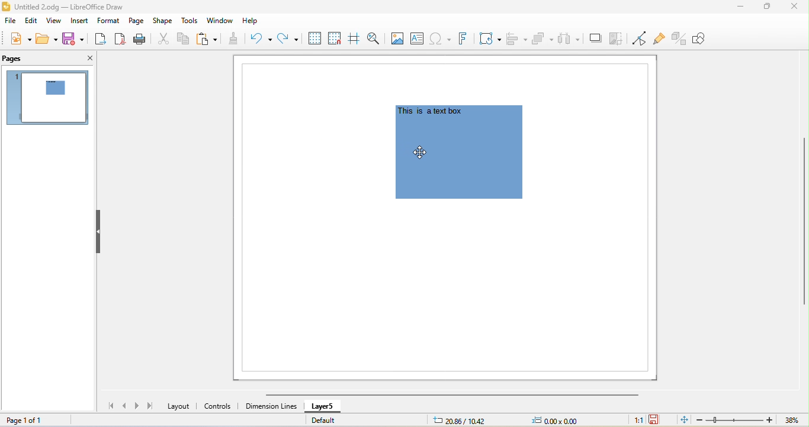 Image resolution: width=809 pixels, height=427 pixels. Describe the element at coordinates (357, 38) in the screenshot. I see `helpline while moving` at that location.